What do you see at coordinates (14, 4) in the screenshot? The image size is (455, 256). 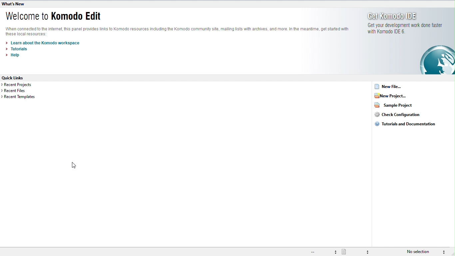 I see `what's new` at bounding box center [14, 4].